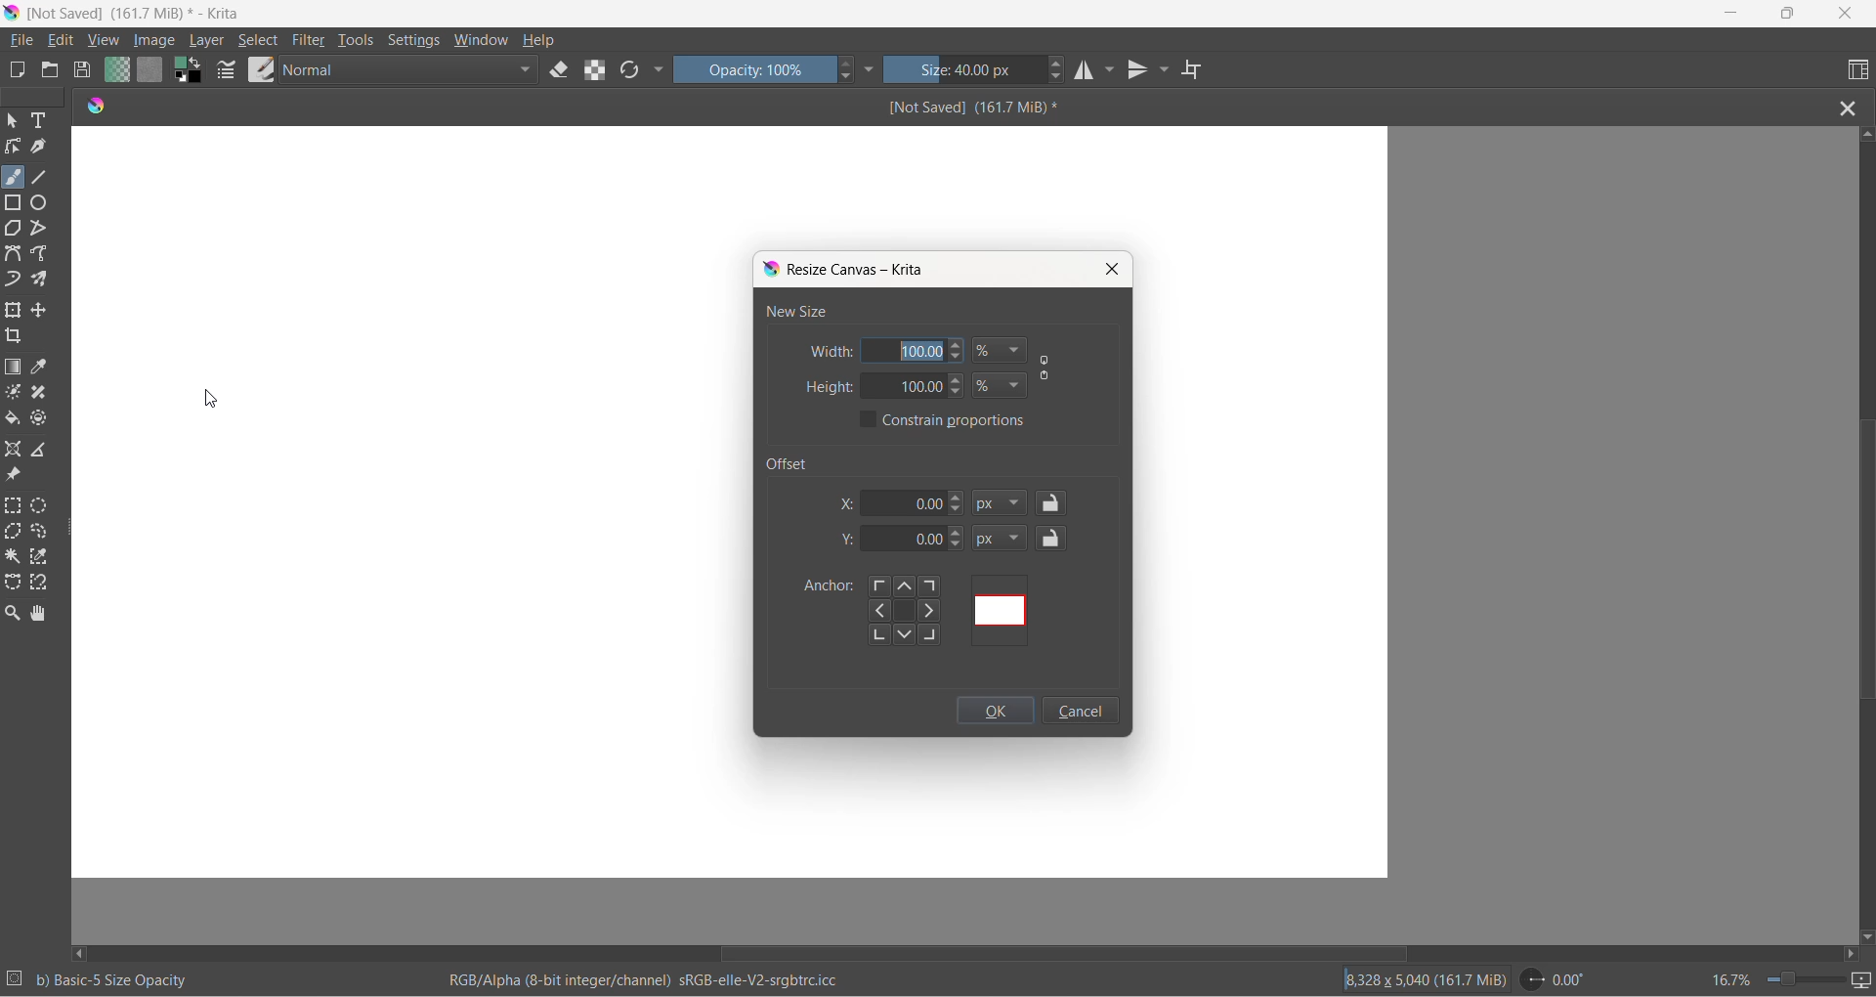 This screenshot has width=1876, height=997. I want to click on brush tool, so click(15, 177).